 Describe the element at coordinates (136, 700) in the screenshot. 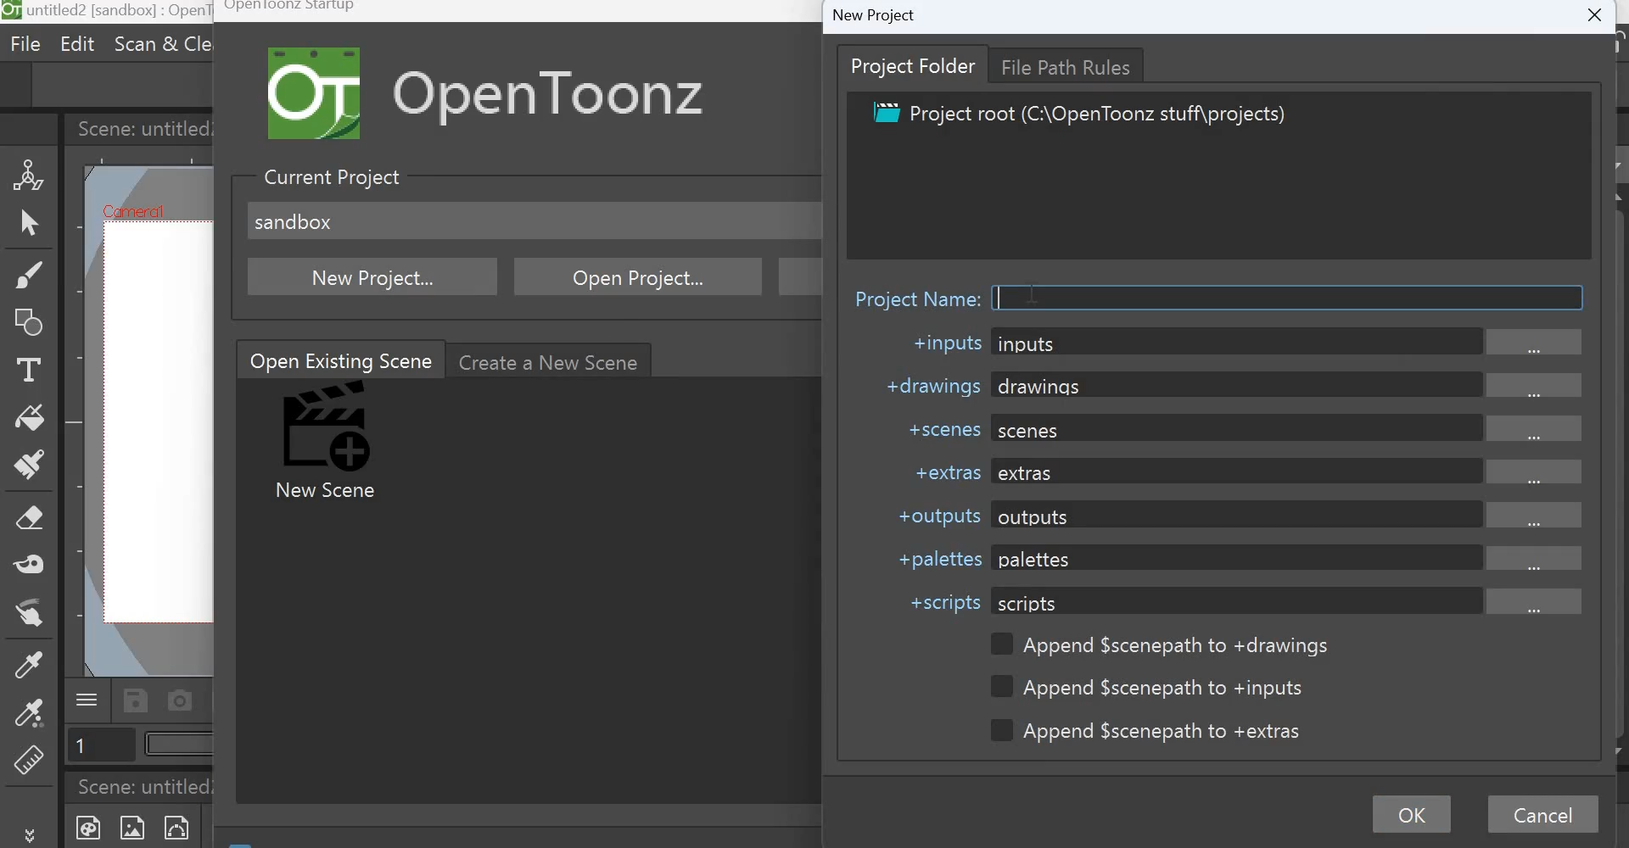

I see `Save scene` at that location.